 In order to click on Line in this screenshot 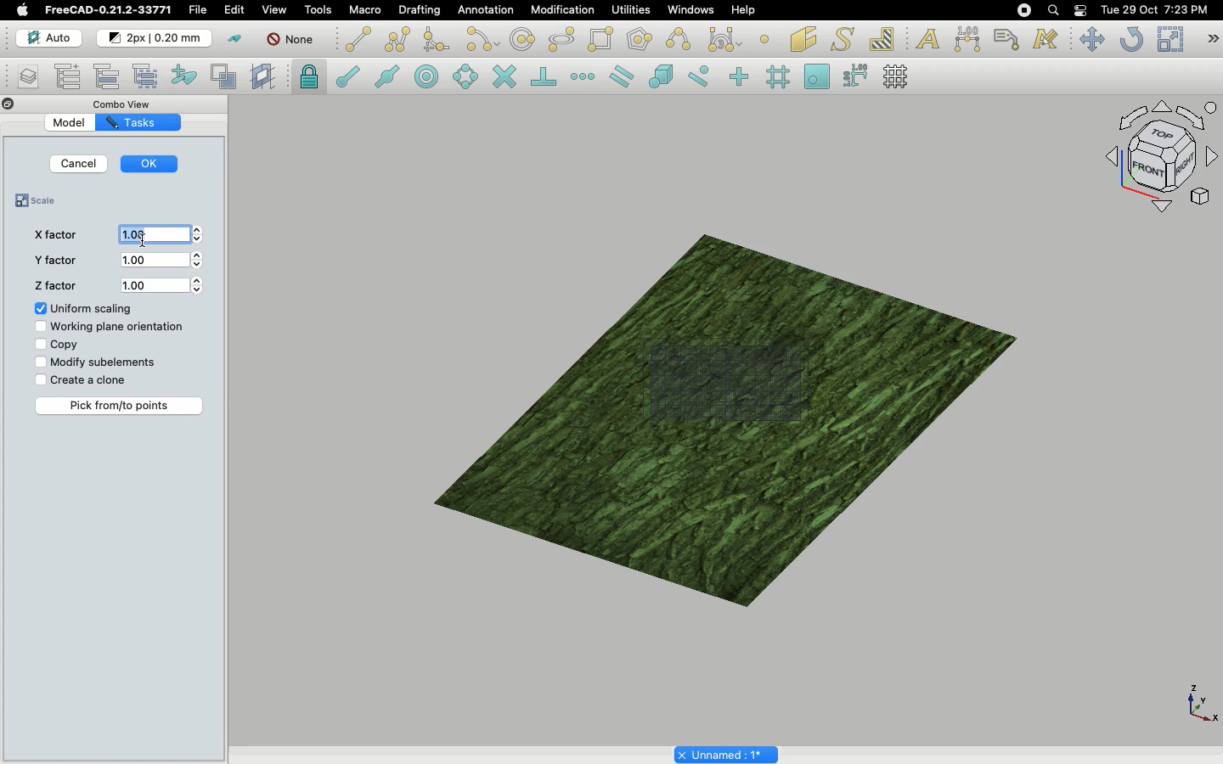, I will do `click(356, 39)`.